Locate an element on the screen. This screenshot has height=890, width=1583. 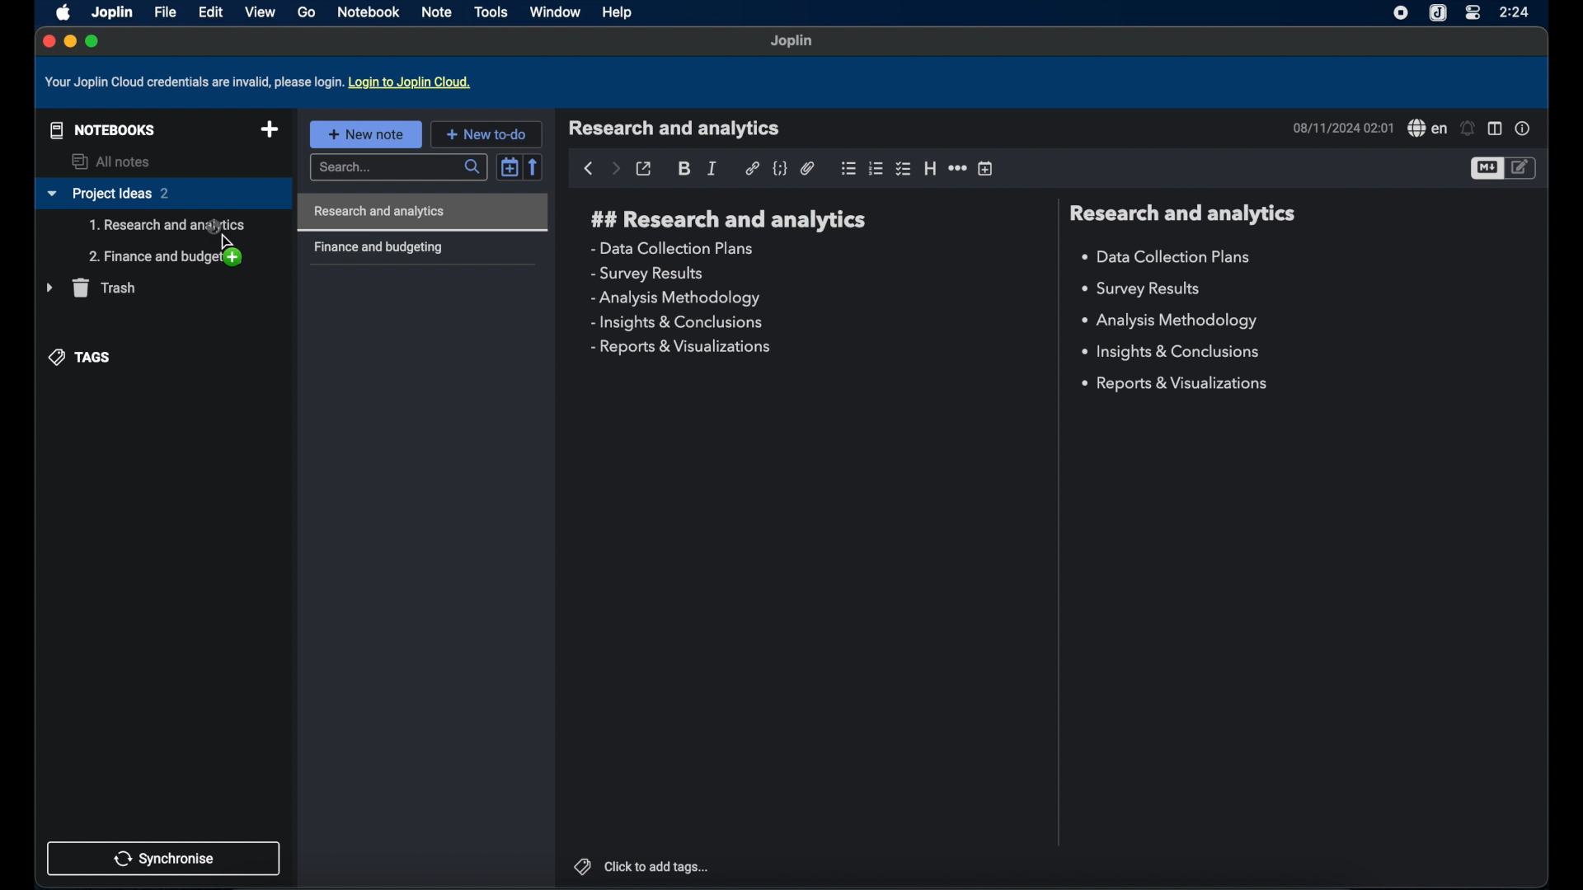
apple icon is located at coordinates (60, 12).